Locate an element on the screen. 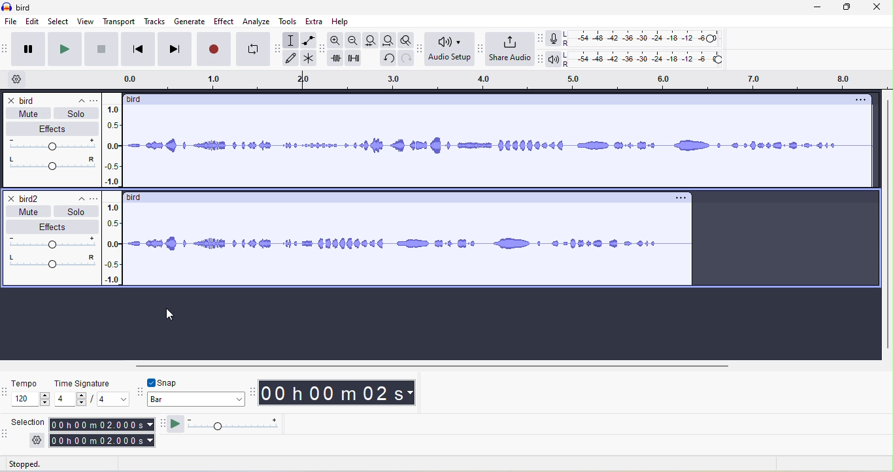  play is located at coordinates (63, 49).